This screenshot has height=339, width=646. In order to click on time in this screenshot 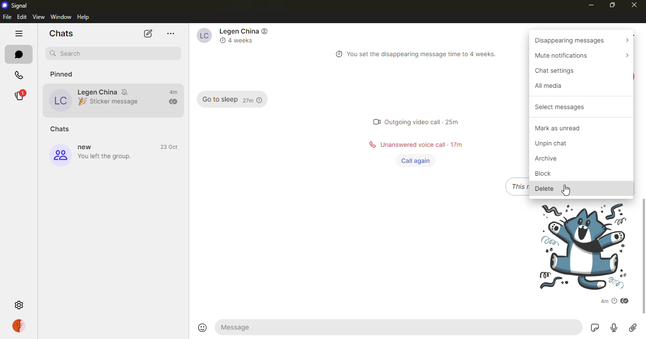, I will do `click(252, 100)`.